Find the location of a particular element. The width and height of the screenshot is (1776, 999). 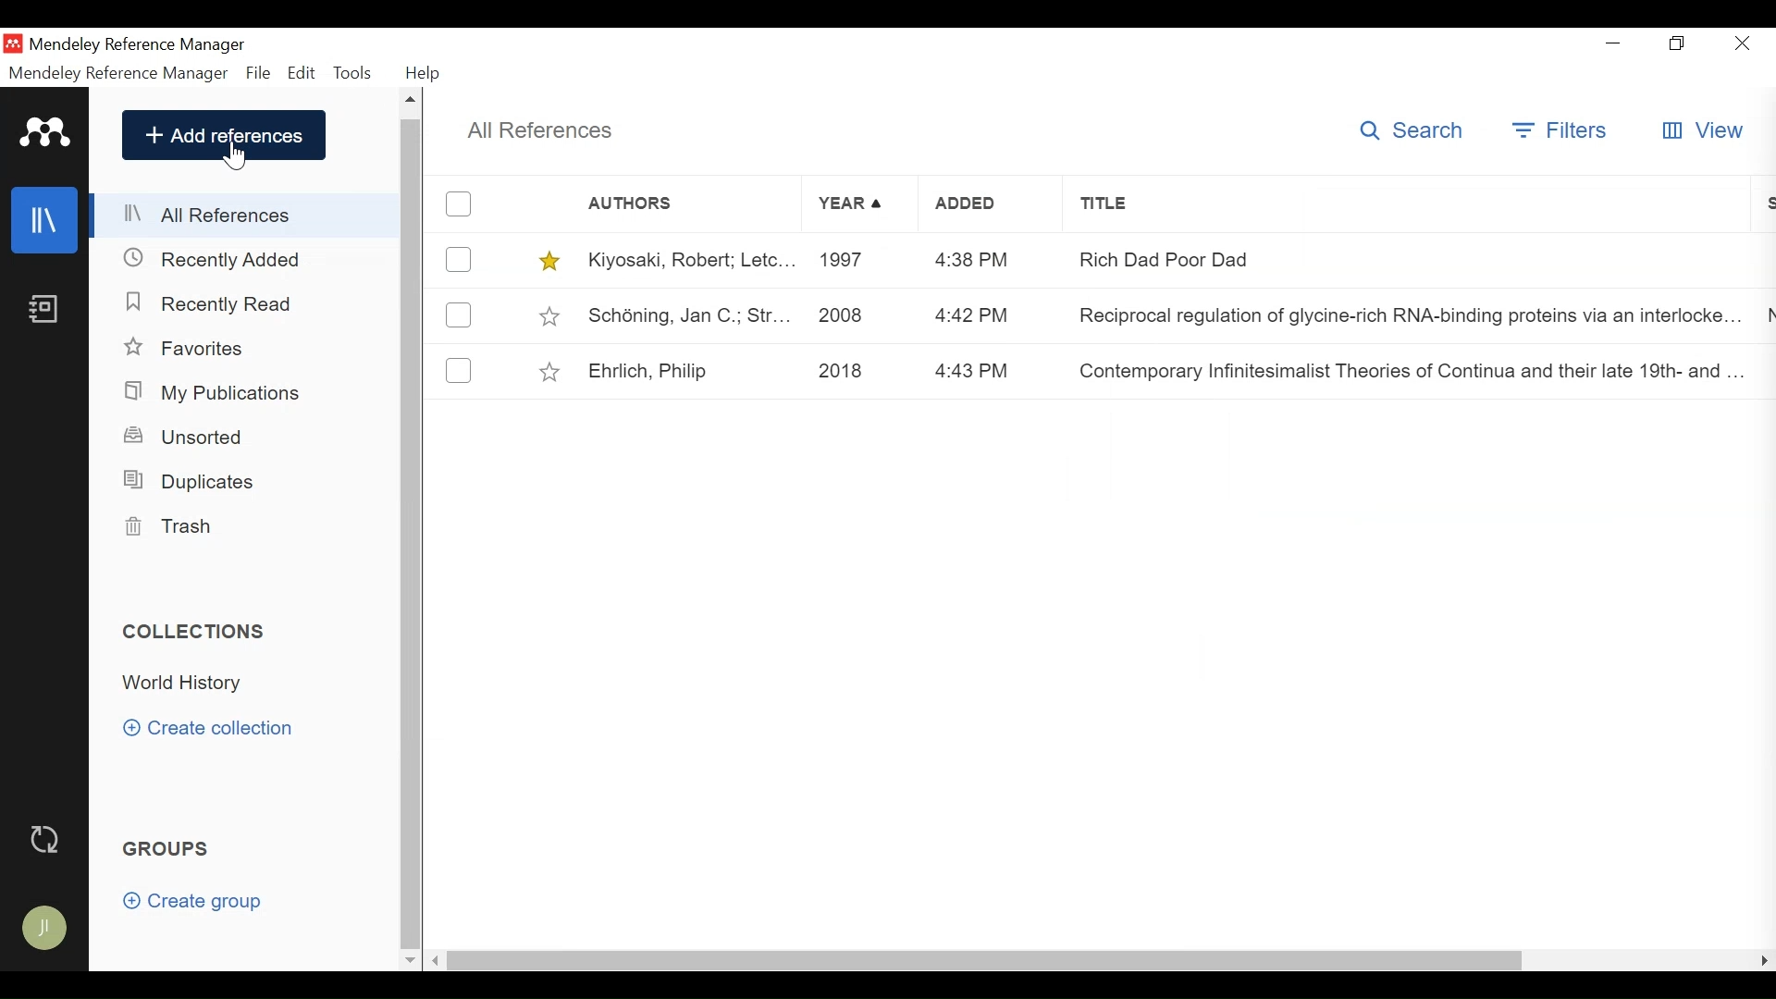

My Publication is located at coordinates (216, 392).